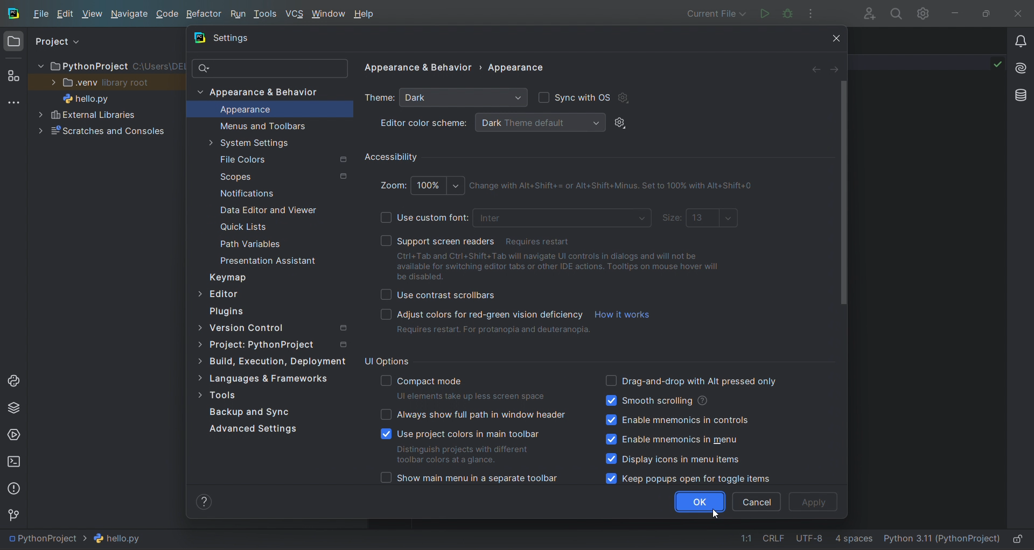 The image size is (1034, 550). Describe the element at coordinates (79, 540) in the screenshot. I see `file path` at that location.